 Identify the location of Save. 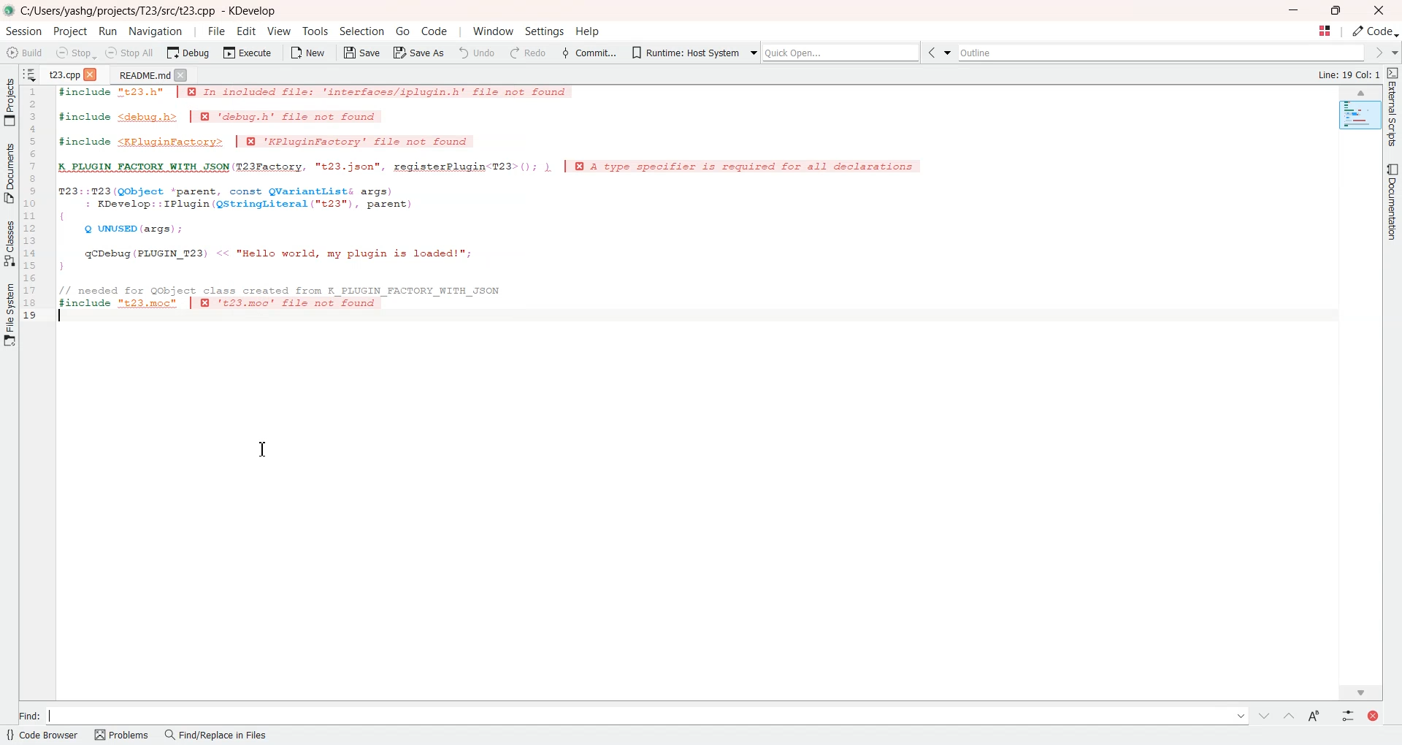
(361, 53).